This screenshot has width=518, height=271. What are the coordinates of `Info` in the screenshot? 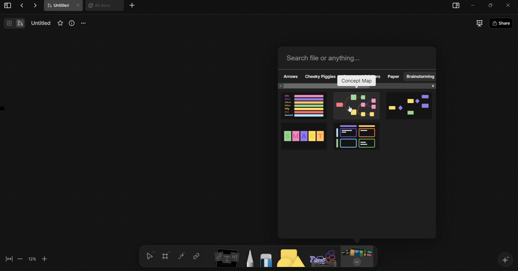 It's located at (72, 24).